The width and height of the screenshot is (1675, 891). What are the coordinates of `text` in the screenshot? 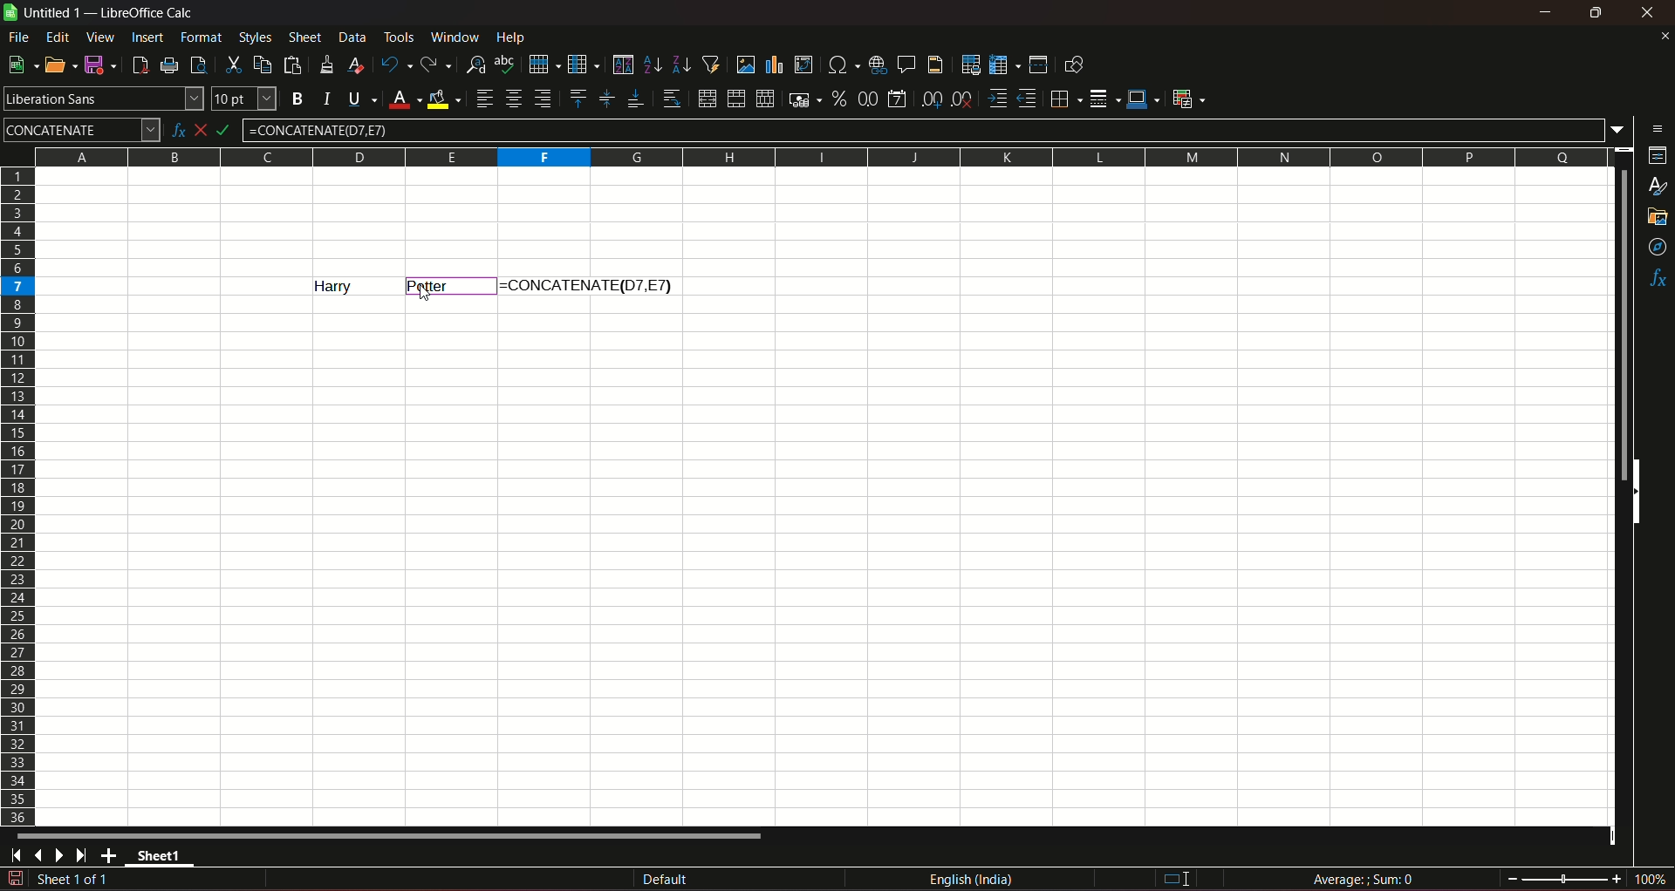 It's located at (430, 286).